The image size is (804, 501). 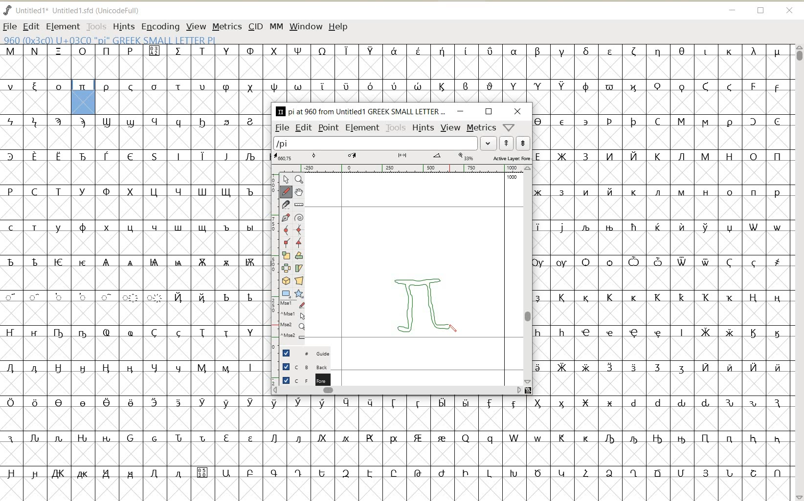 I want to click on glyph characters, so click(x=670, y=255).